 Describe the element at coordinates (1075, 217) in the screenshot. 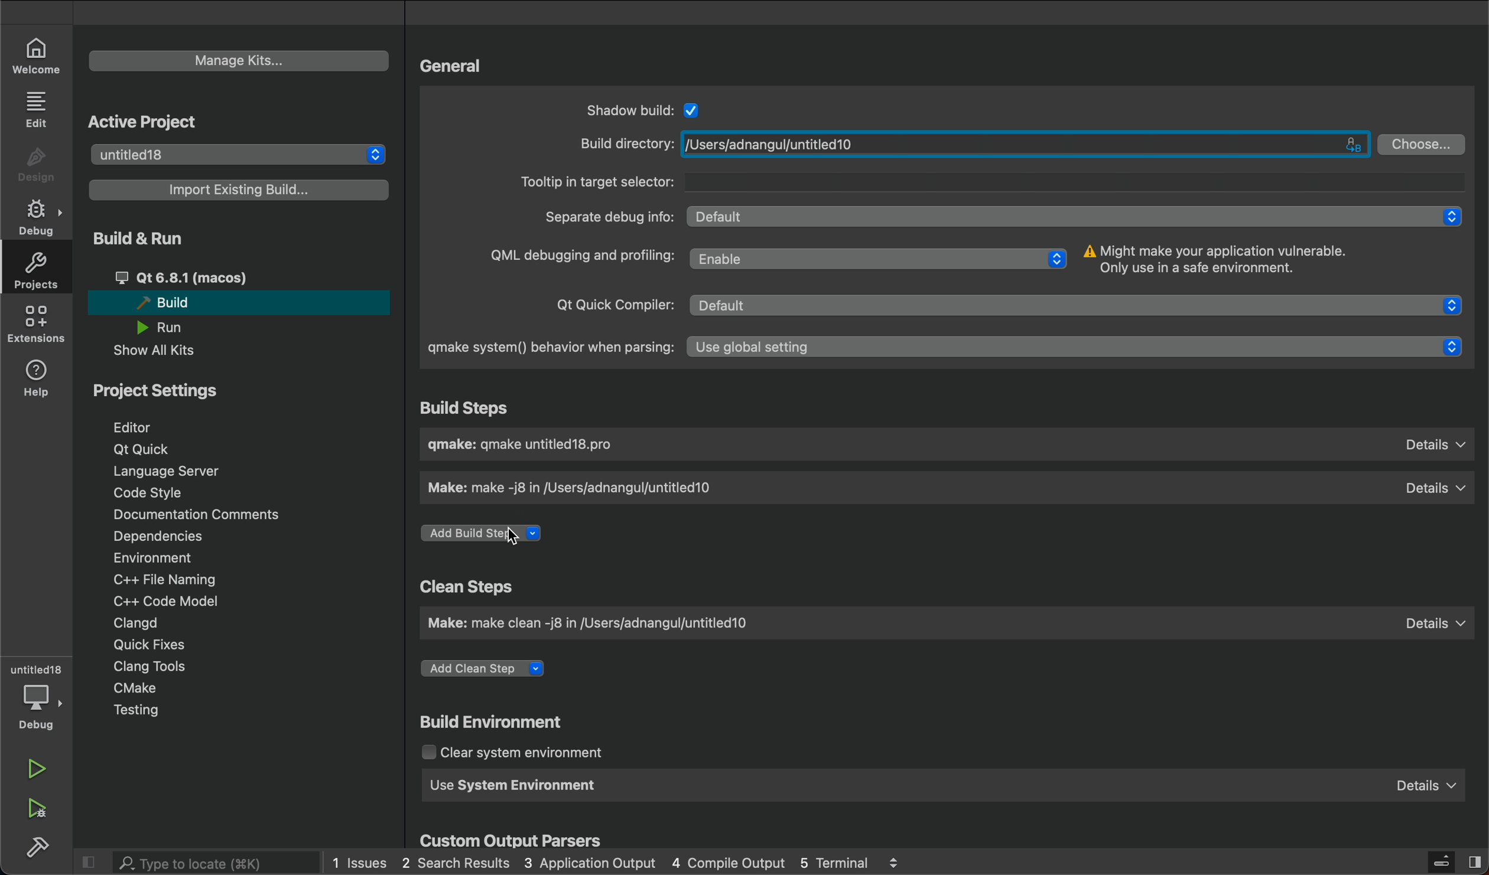

I see `Default` at that location.